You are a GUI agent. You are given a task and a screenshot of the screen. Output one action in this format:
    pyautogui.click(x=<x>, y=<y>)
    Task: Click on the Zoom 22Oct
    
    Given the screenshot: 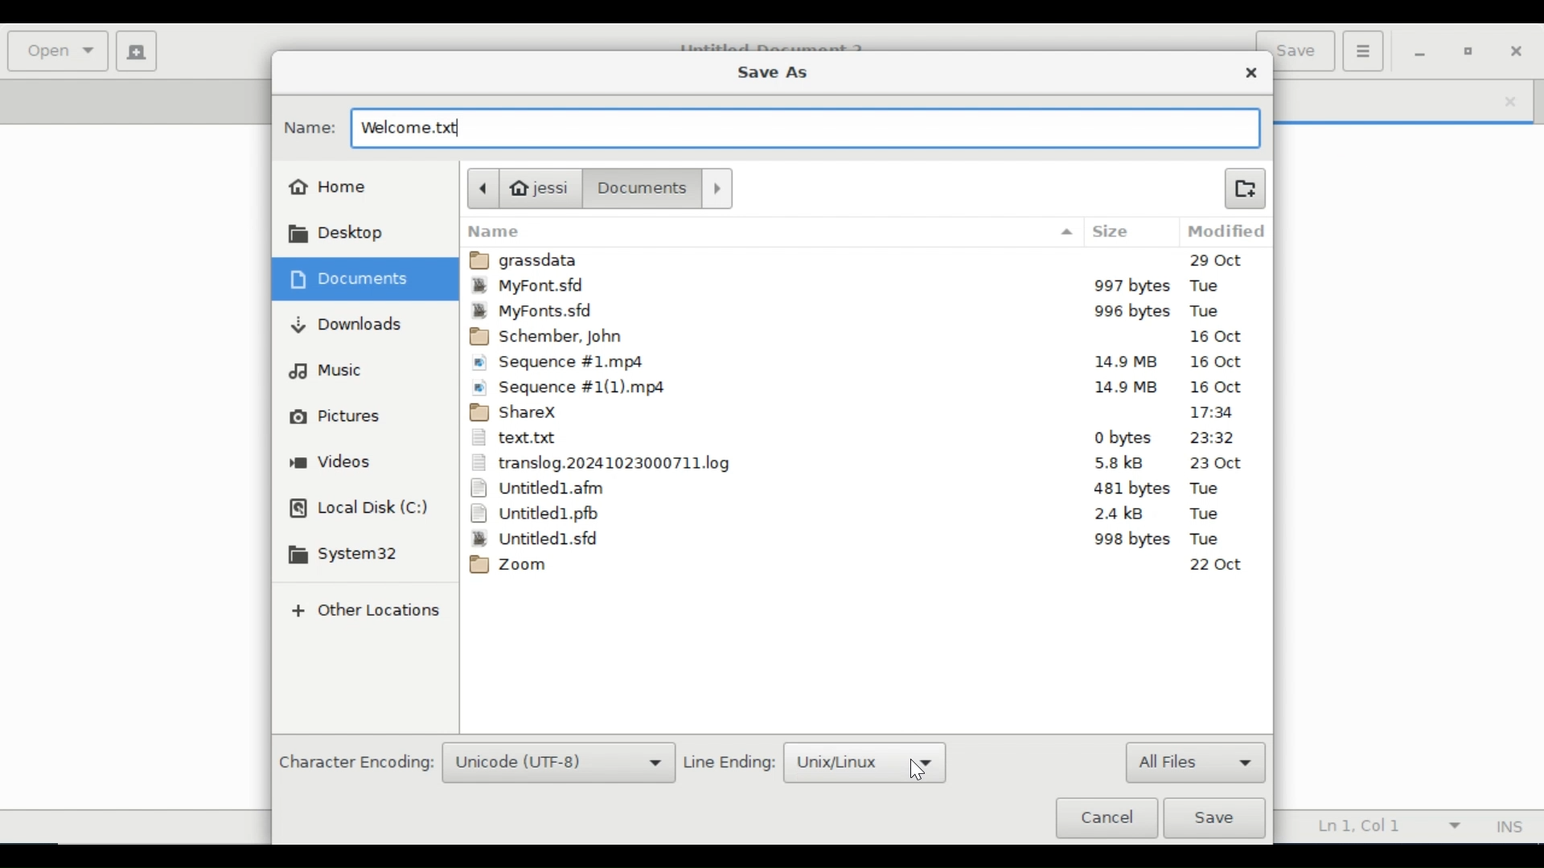 What is the action you would take?
    pyautogui.click(x=859, y=565)
    